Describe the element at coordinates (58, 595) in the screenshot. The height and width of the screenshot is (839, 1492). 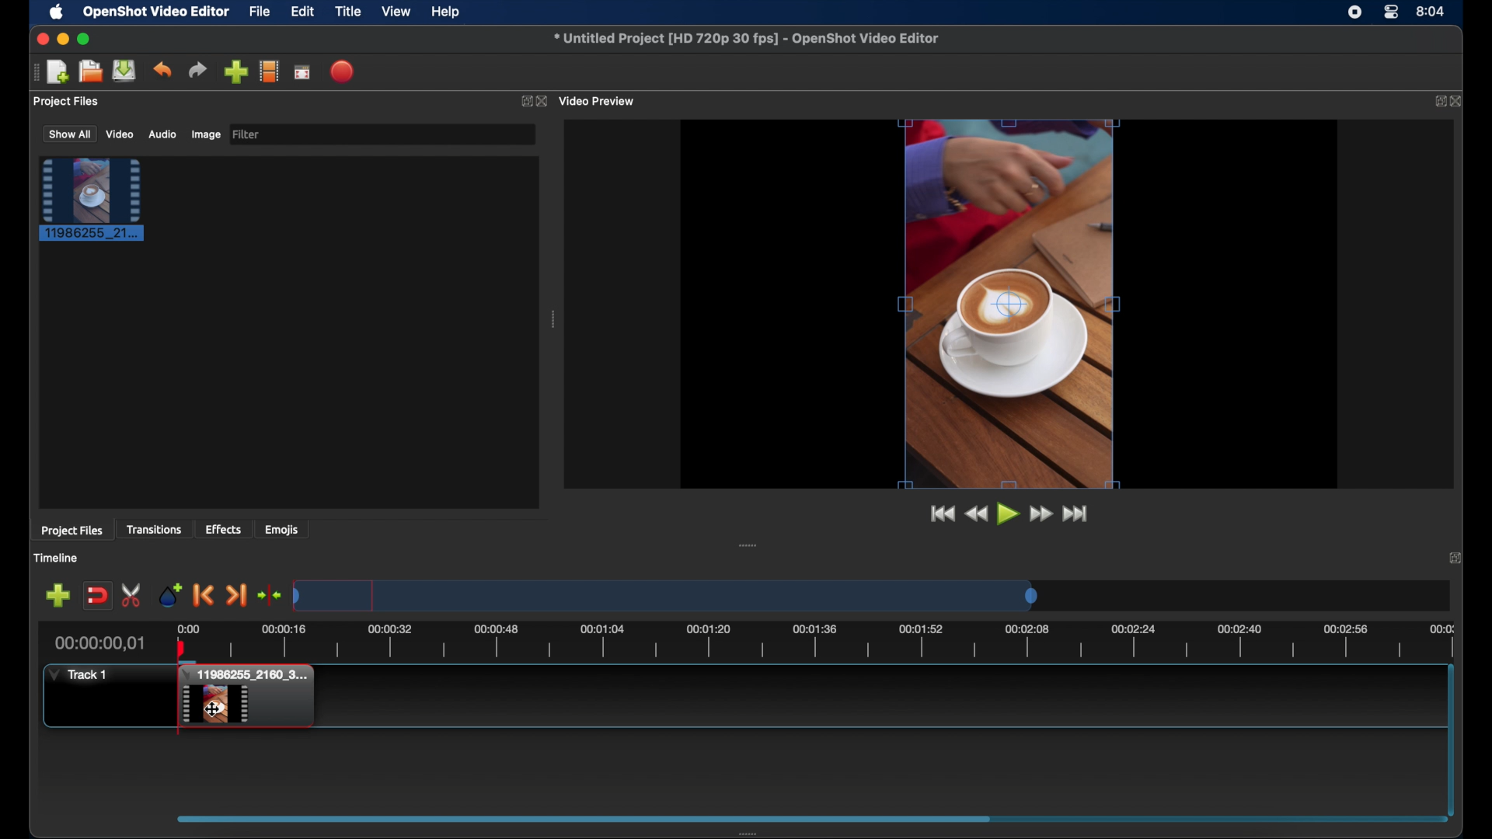
I see `add track` at that location.